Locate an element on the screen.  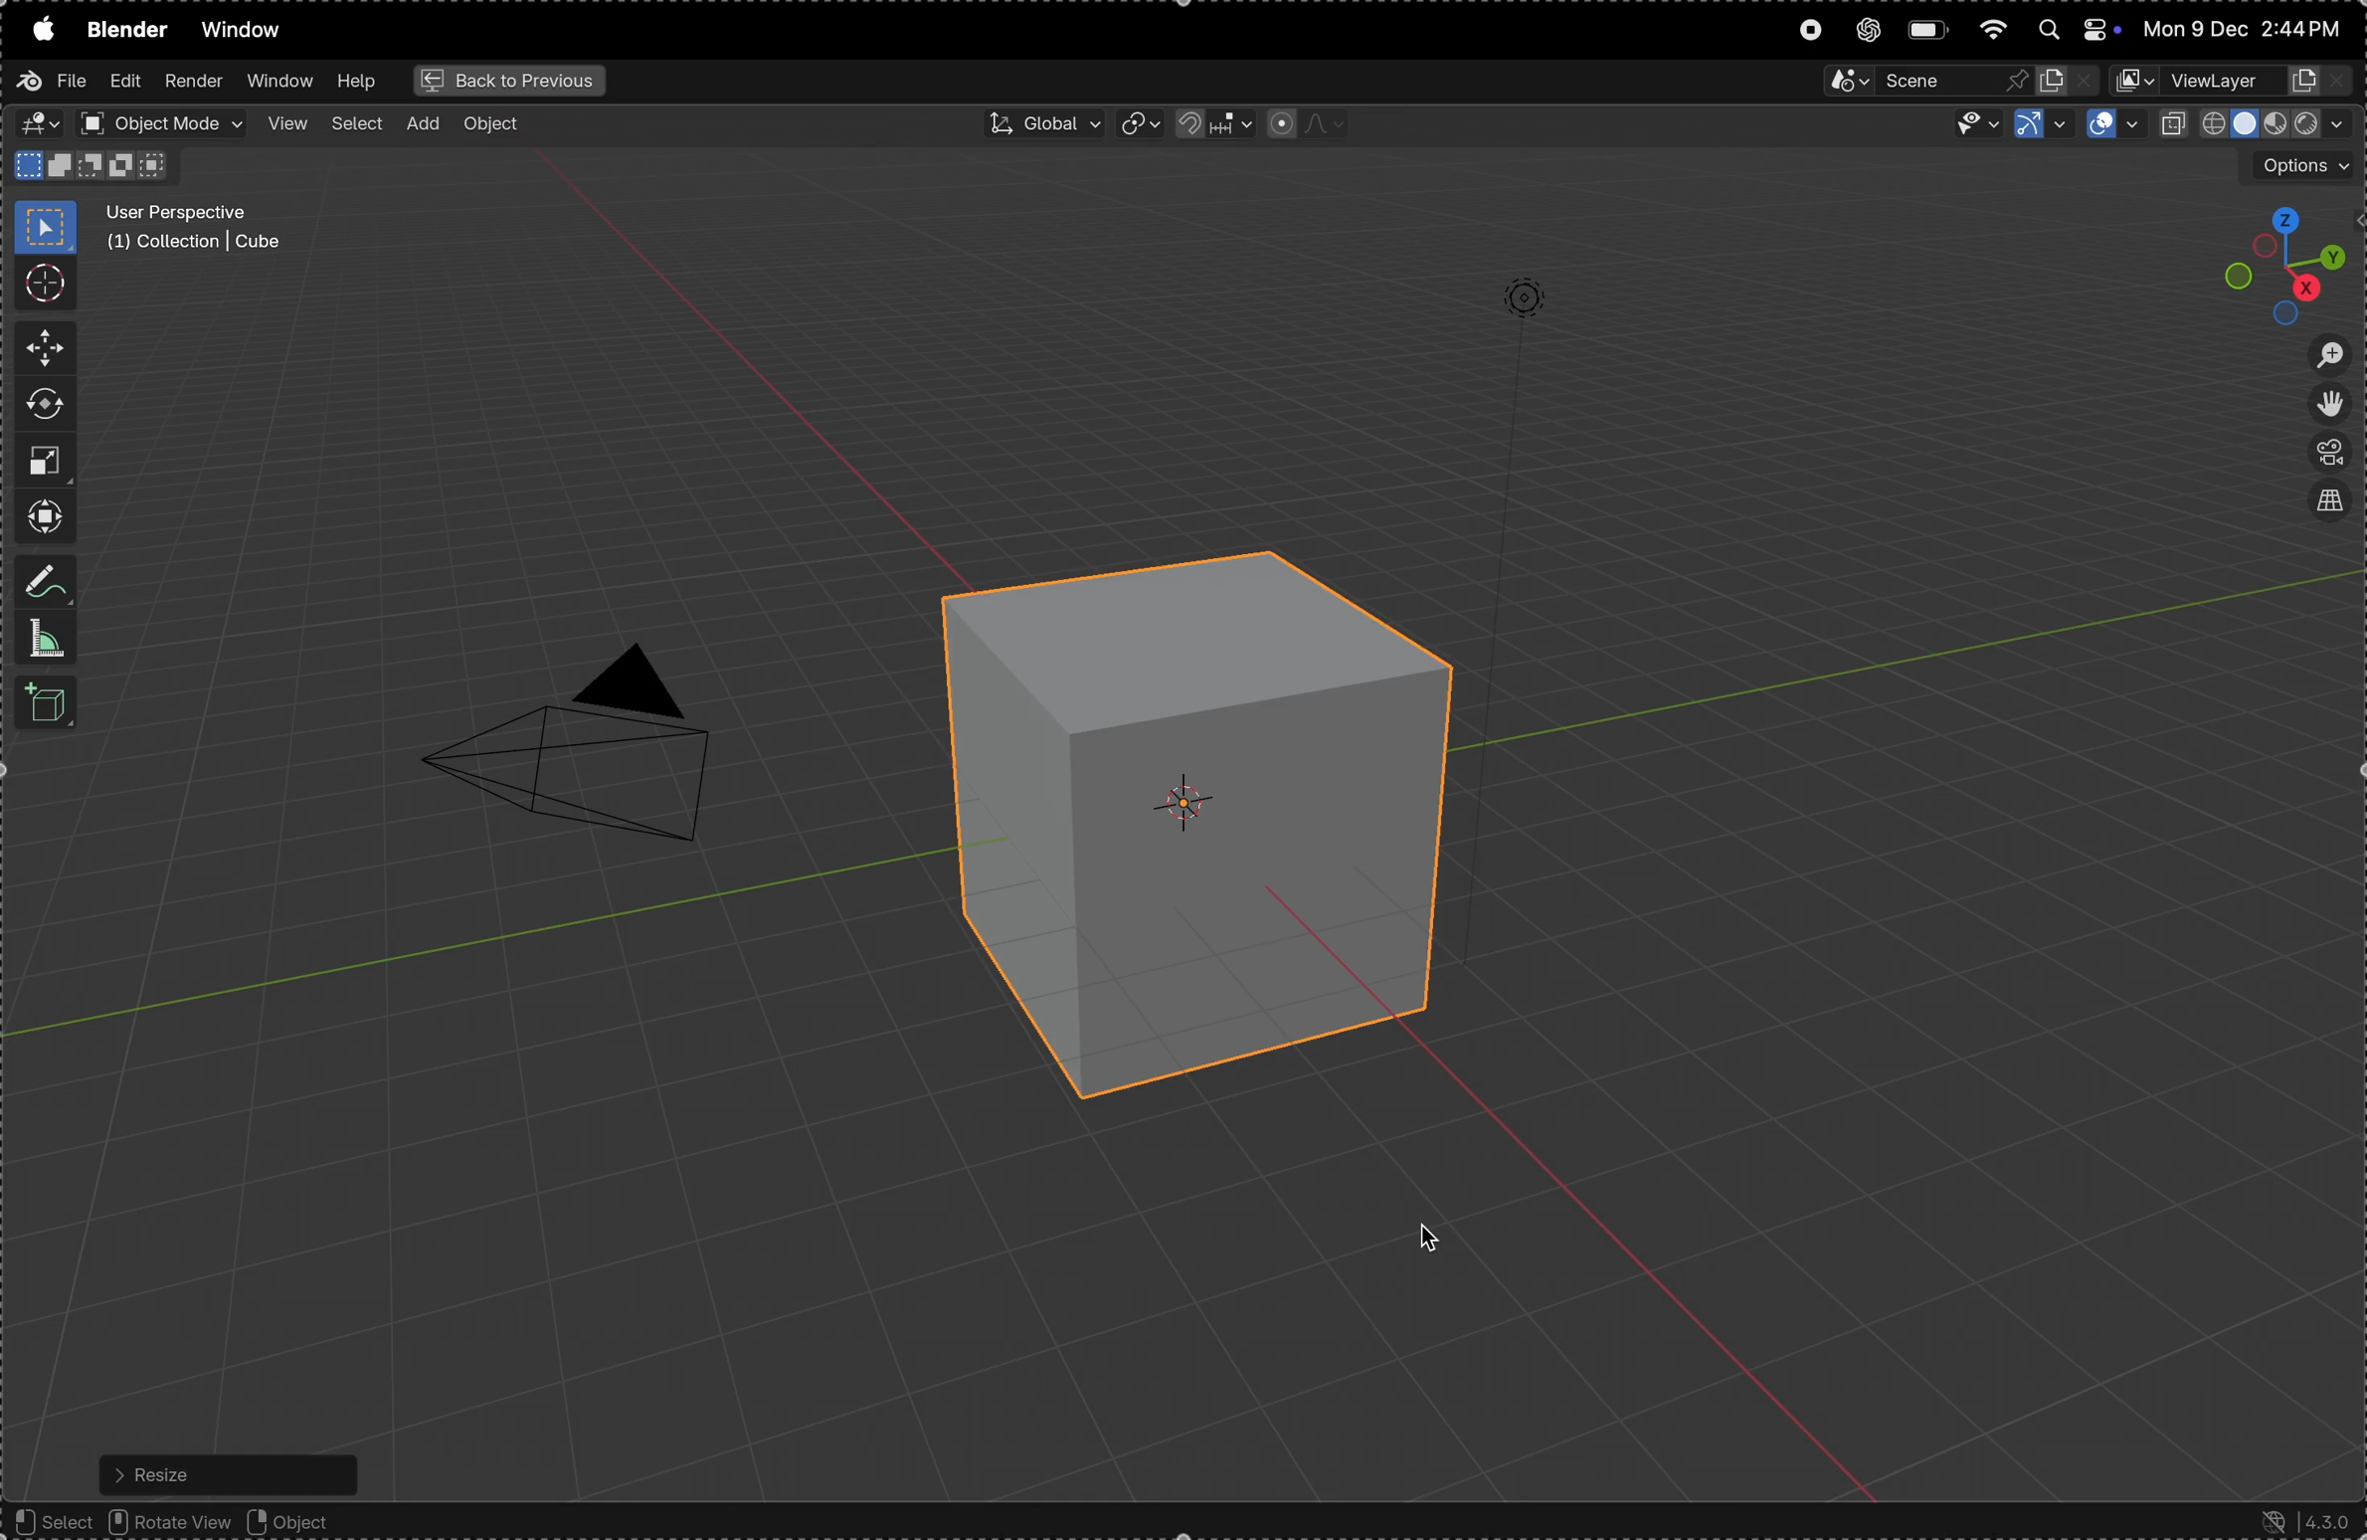
select is located at coordinates (51, 1522).